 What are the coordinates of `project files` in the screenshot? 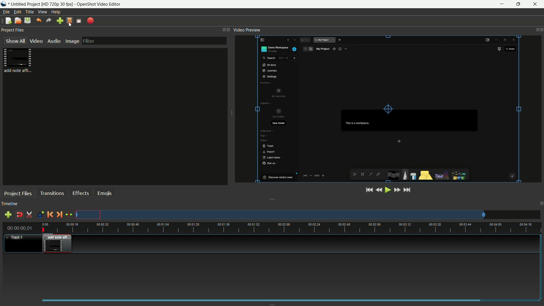 It's located at (13, 29).